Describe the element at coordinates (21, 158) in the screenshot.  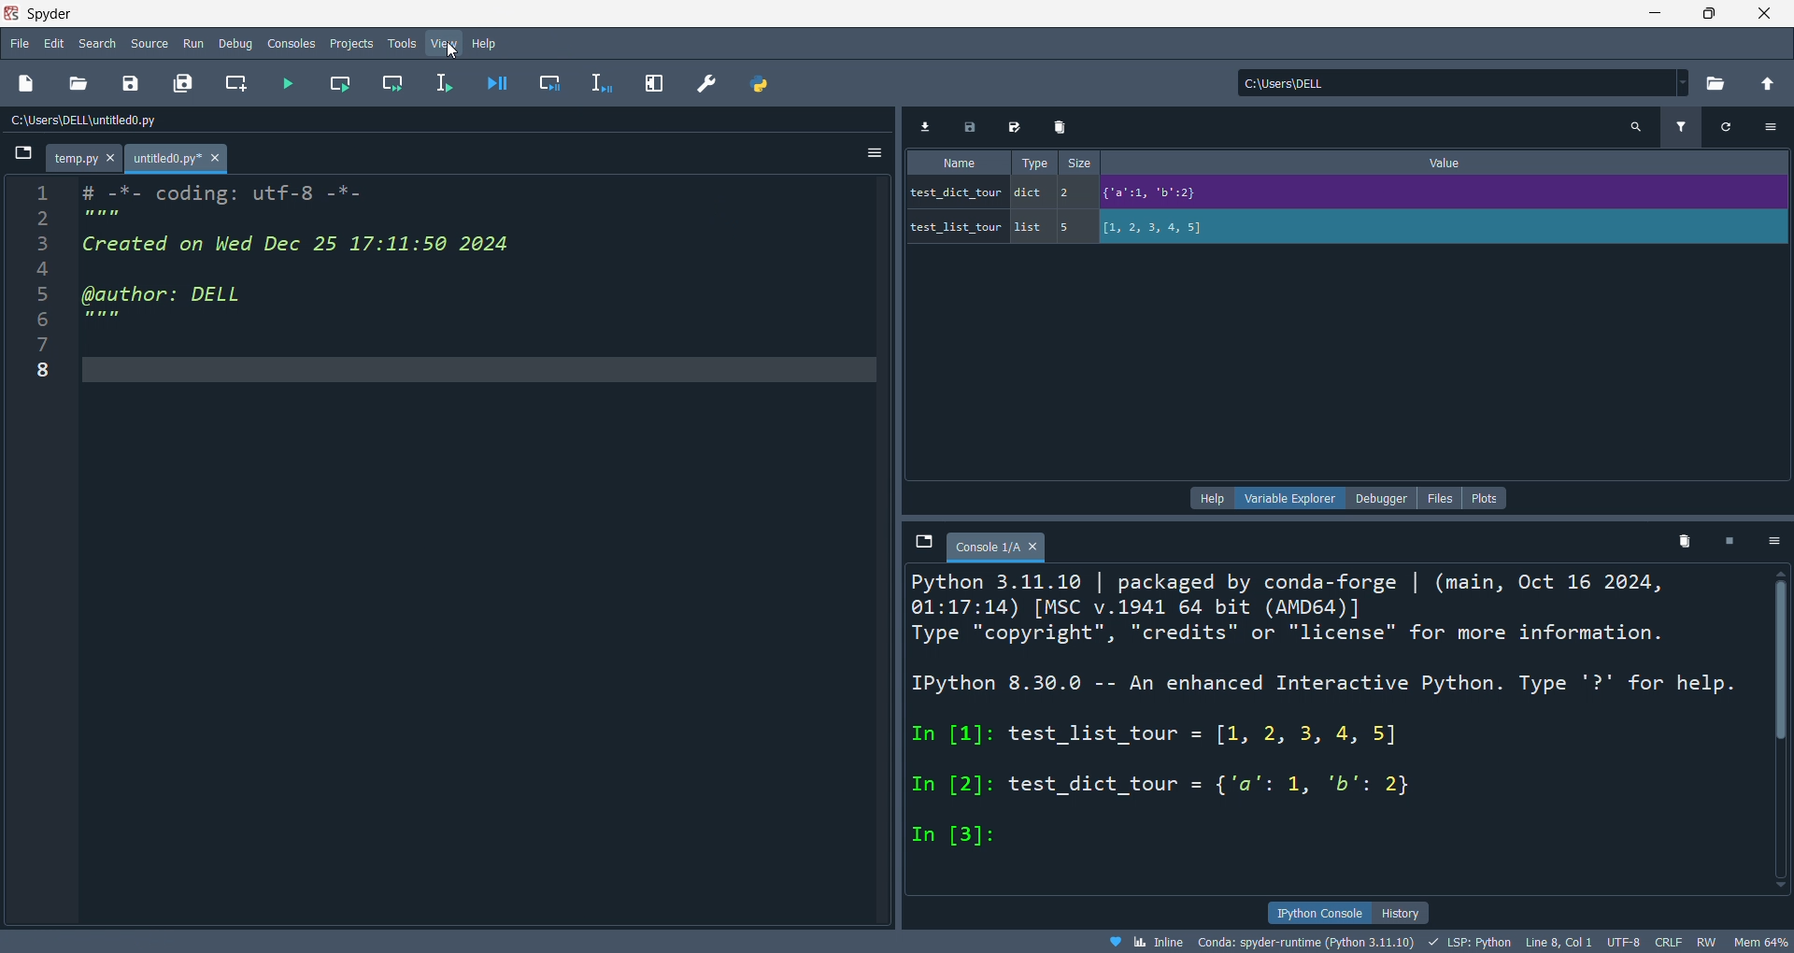
I see `browse tabs` at that location.